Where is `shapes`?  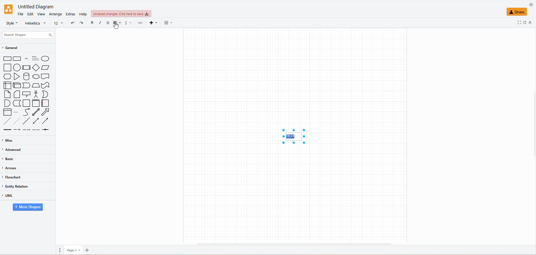
shapes is located at coordinates (28, 94).